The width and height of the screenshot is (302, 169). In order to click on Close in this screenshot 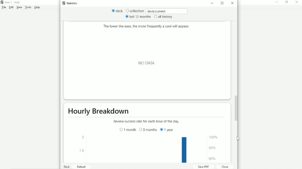, I will do `click(224, 167)`.